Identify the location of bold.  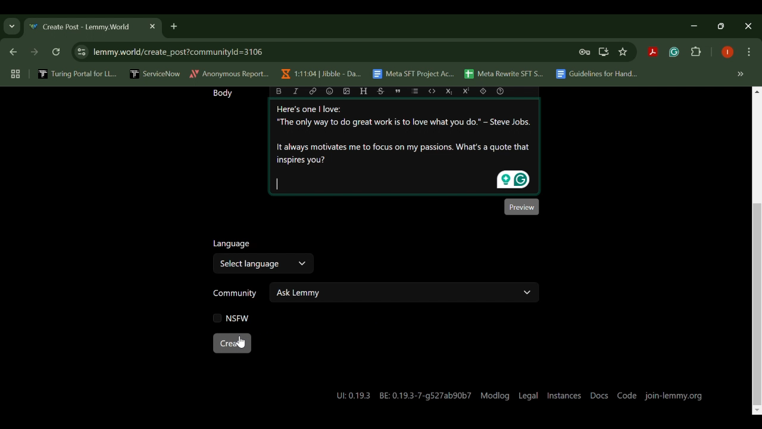
(279, 91).